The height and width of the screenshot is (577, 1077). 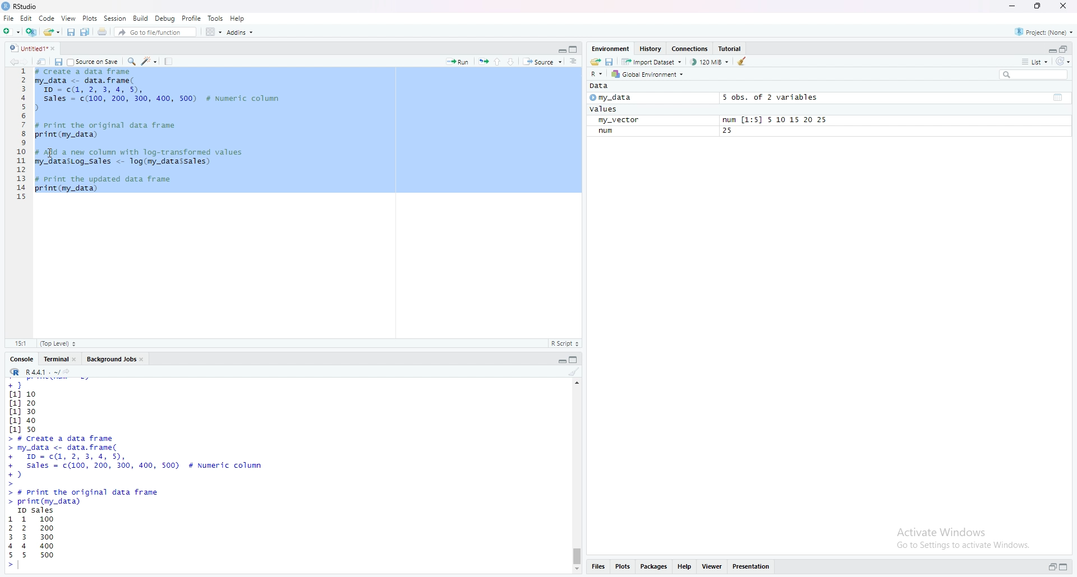 I want to click on show in new window, so click(x=44, y=63).